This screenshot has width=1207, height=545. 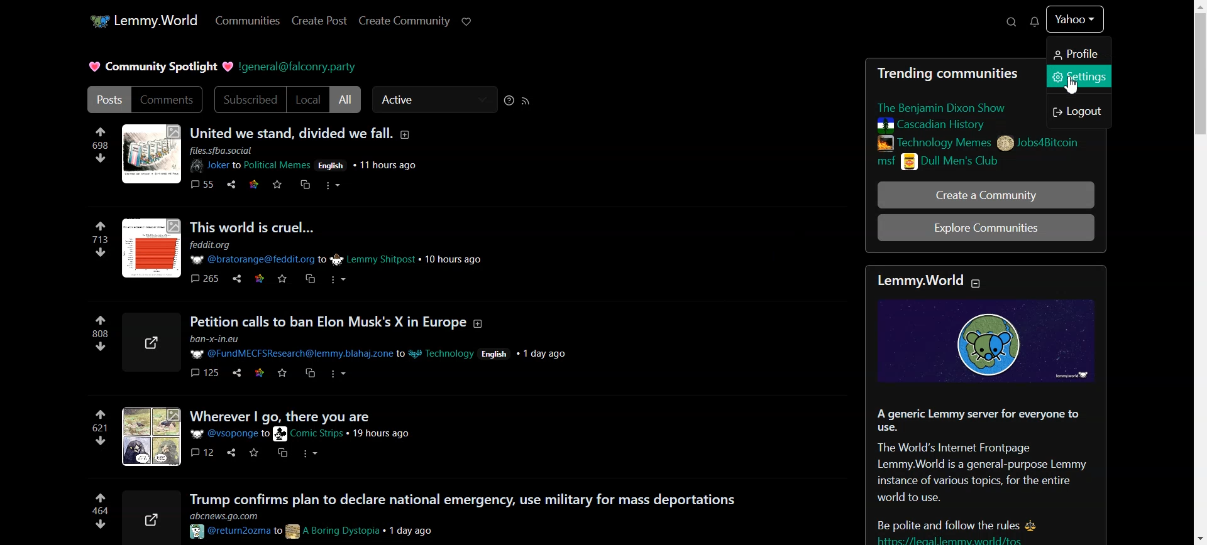 I want to click on FSResearch@lemr, so click(x=219, y=340).